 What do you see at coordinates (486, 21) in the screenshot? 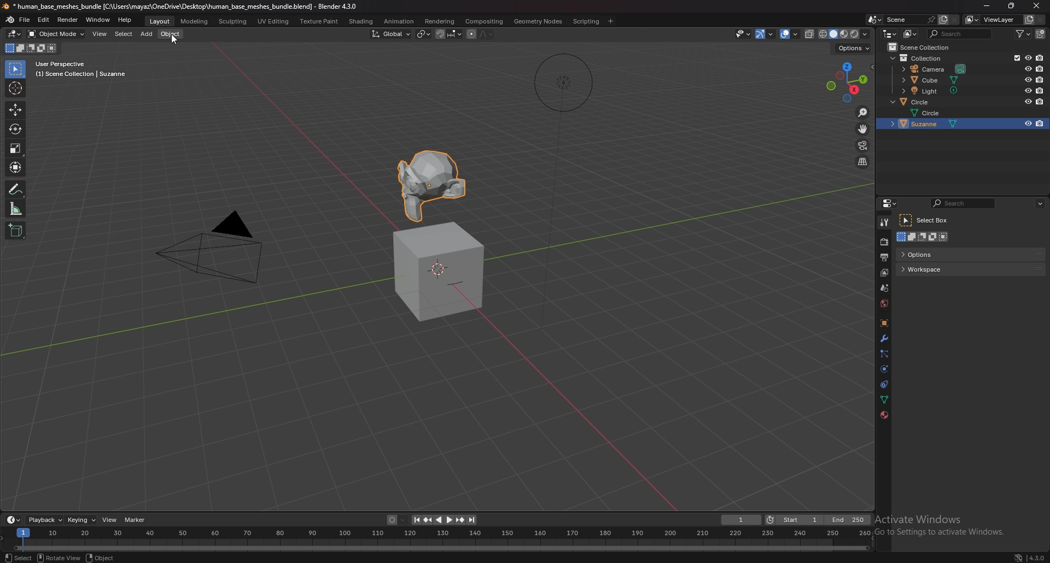
I see `compositing` at bounding box center [486, 21].